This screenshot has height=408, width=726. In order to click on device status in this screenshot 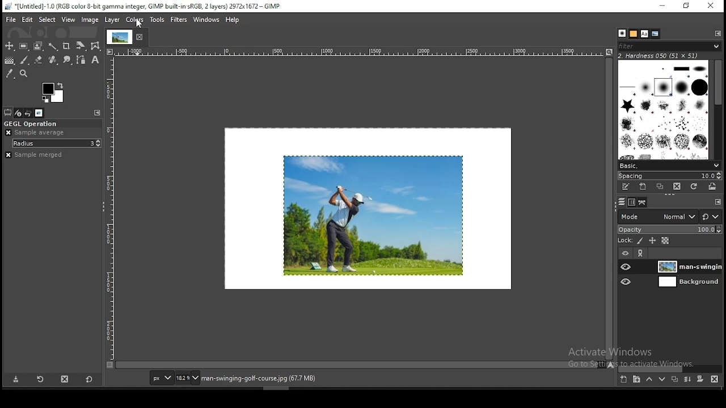, I will do `click(19, 113)`.